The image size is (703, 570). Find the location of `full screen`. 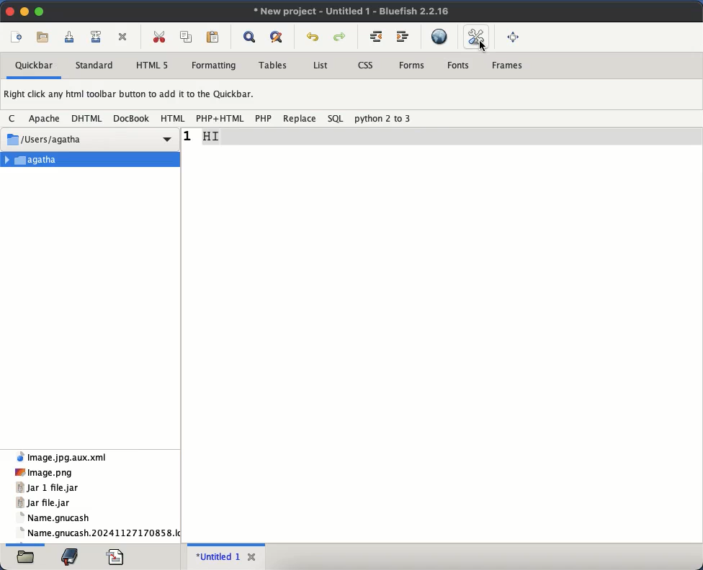

full screen is located at coordinates (513, 36).